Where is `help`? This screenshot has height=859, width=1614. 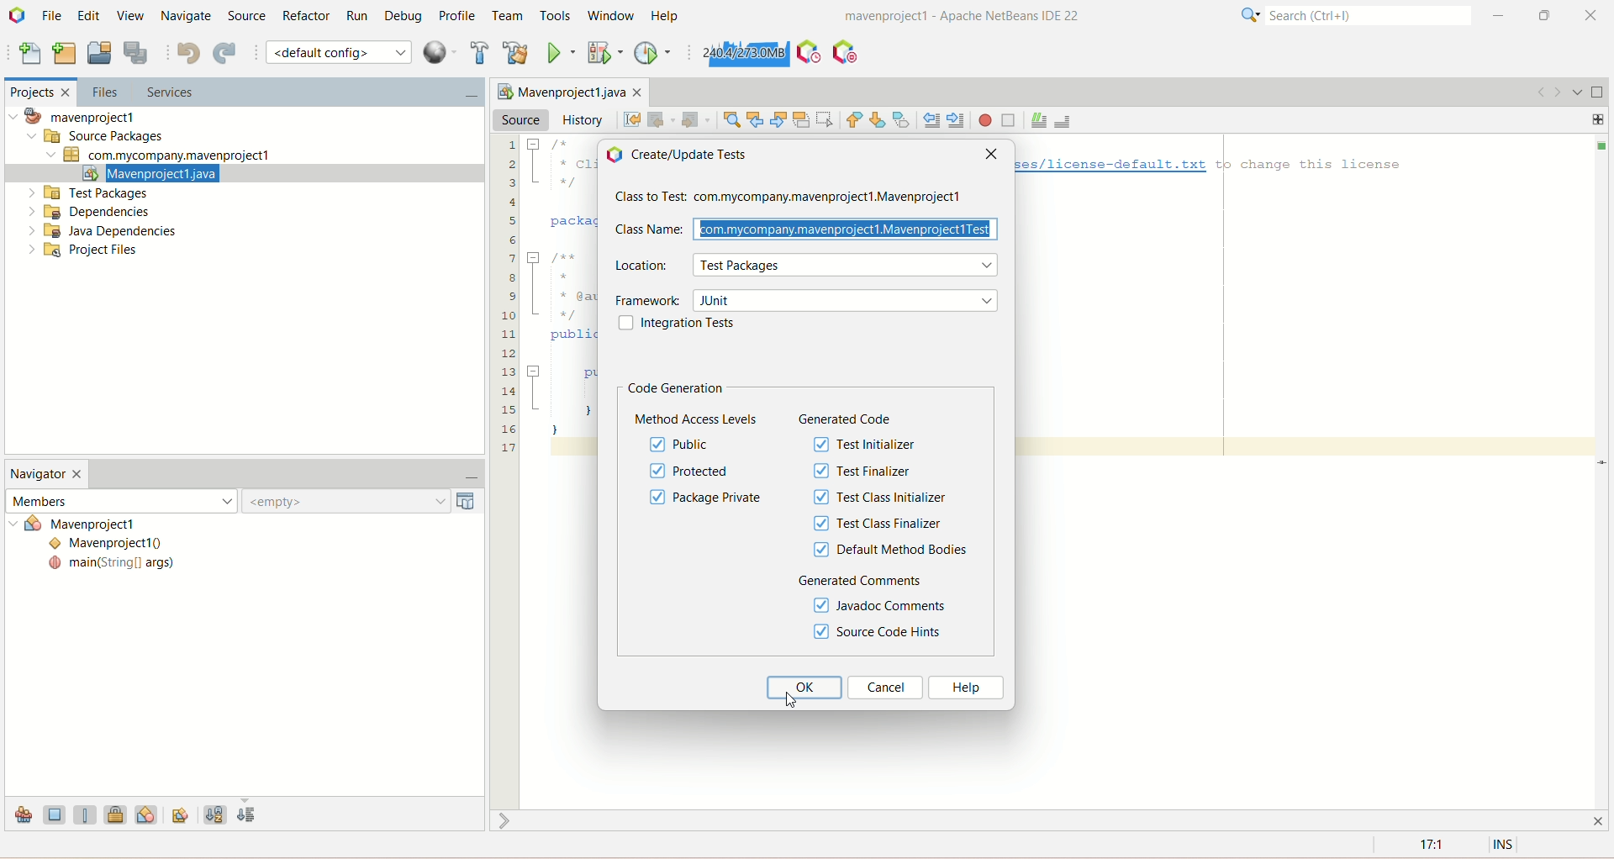 help is located at coordinates (669, 15).